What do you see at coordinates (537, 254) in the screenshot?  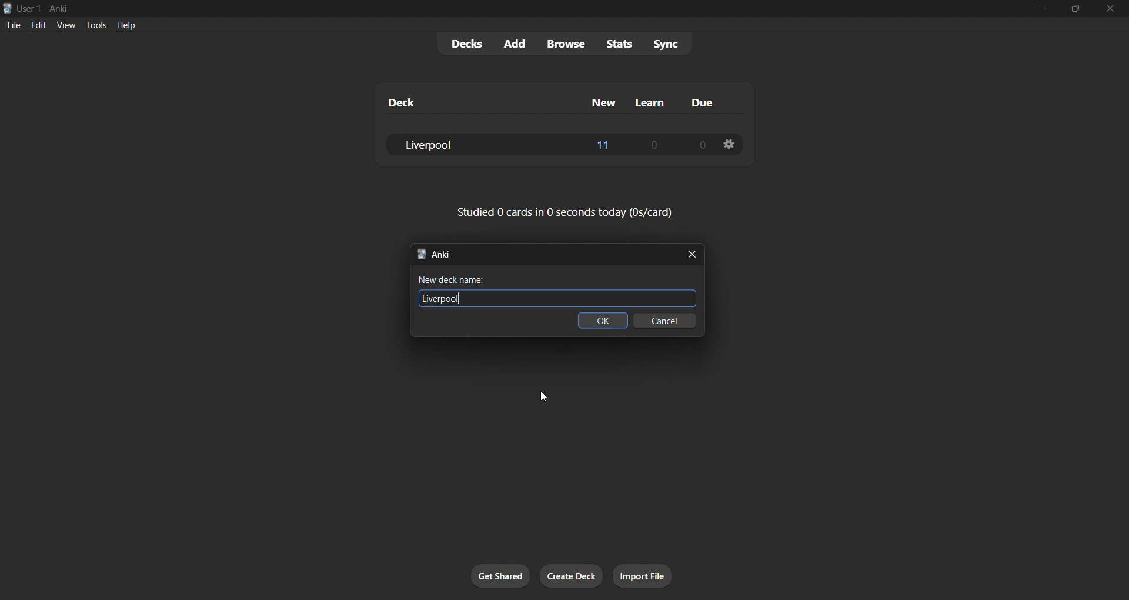 I see `new deck title bar` at bounding box center [537, 254].